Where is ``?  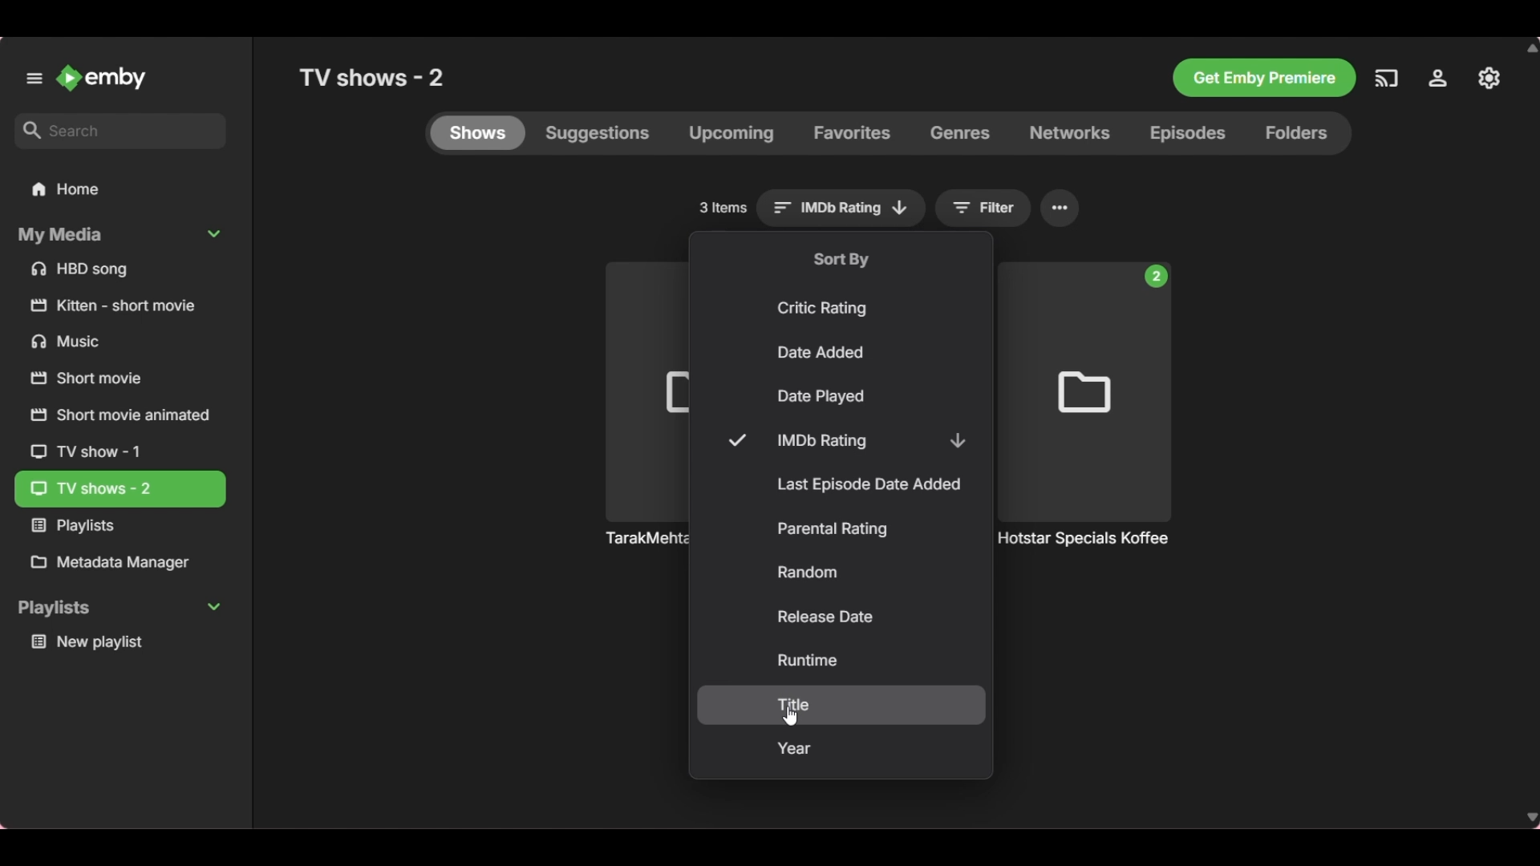
 is located at coordinates (642, 536).